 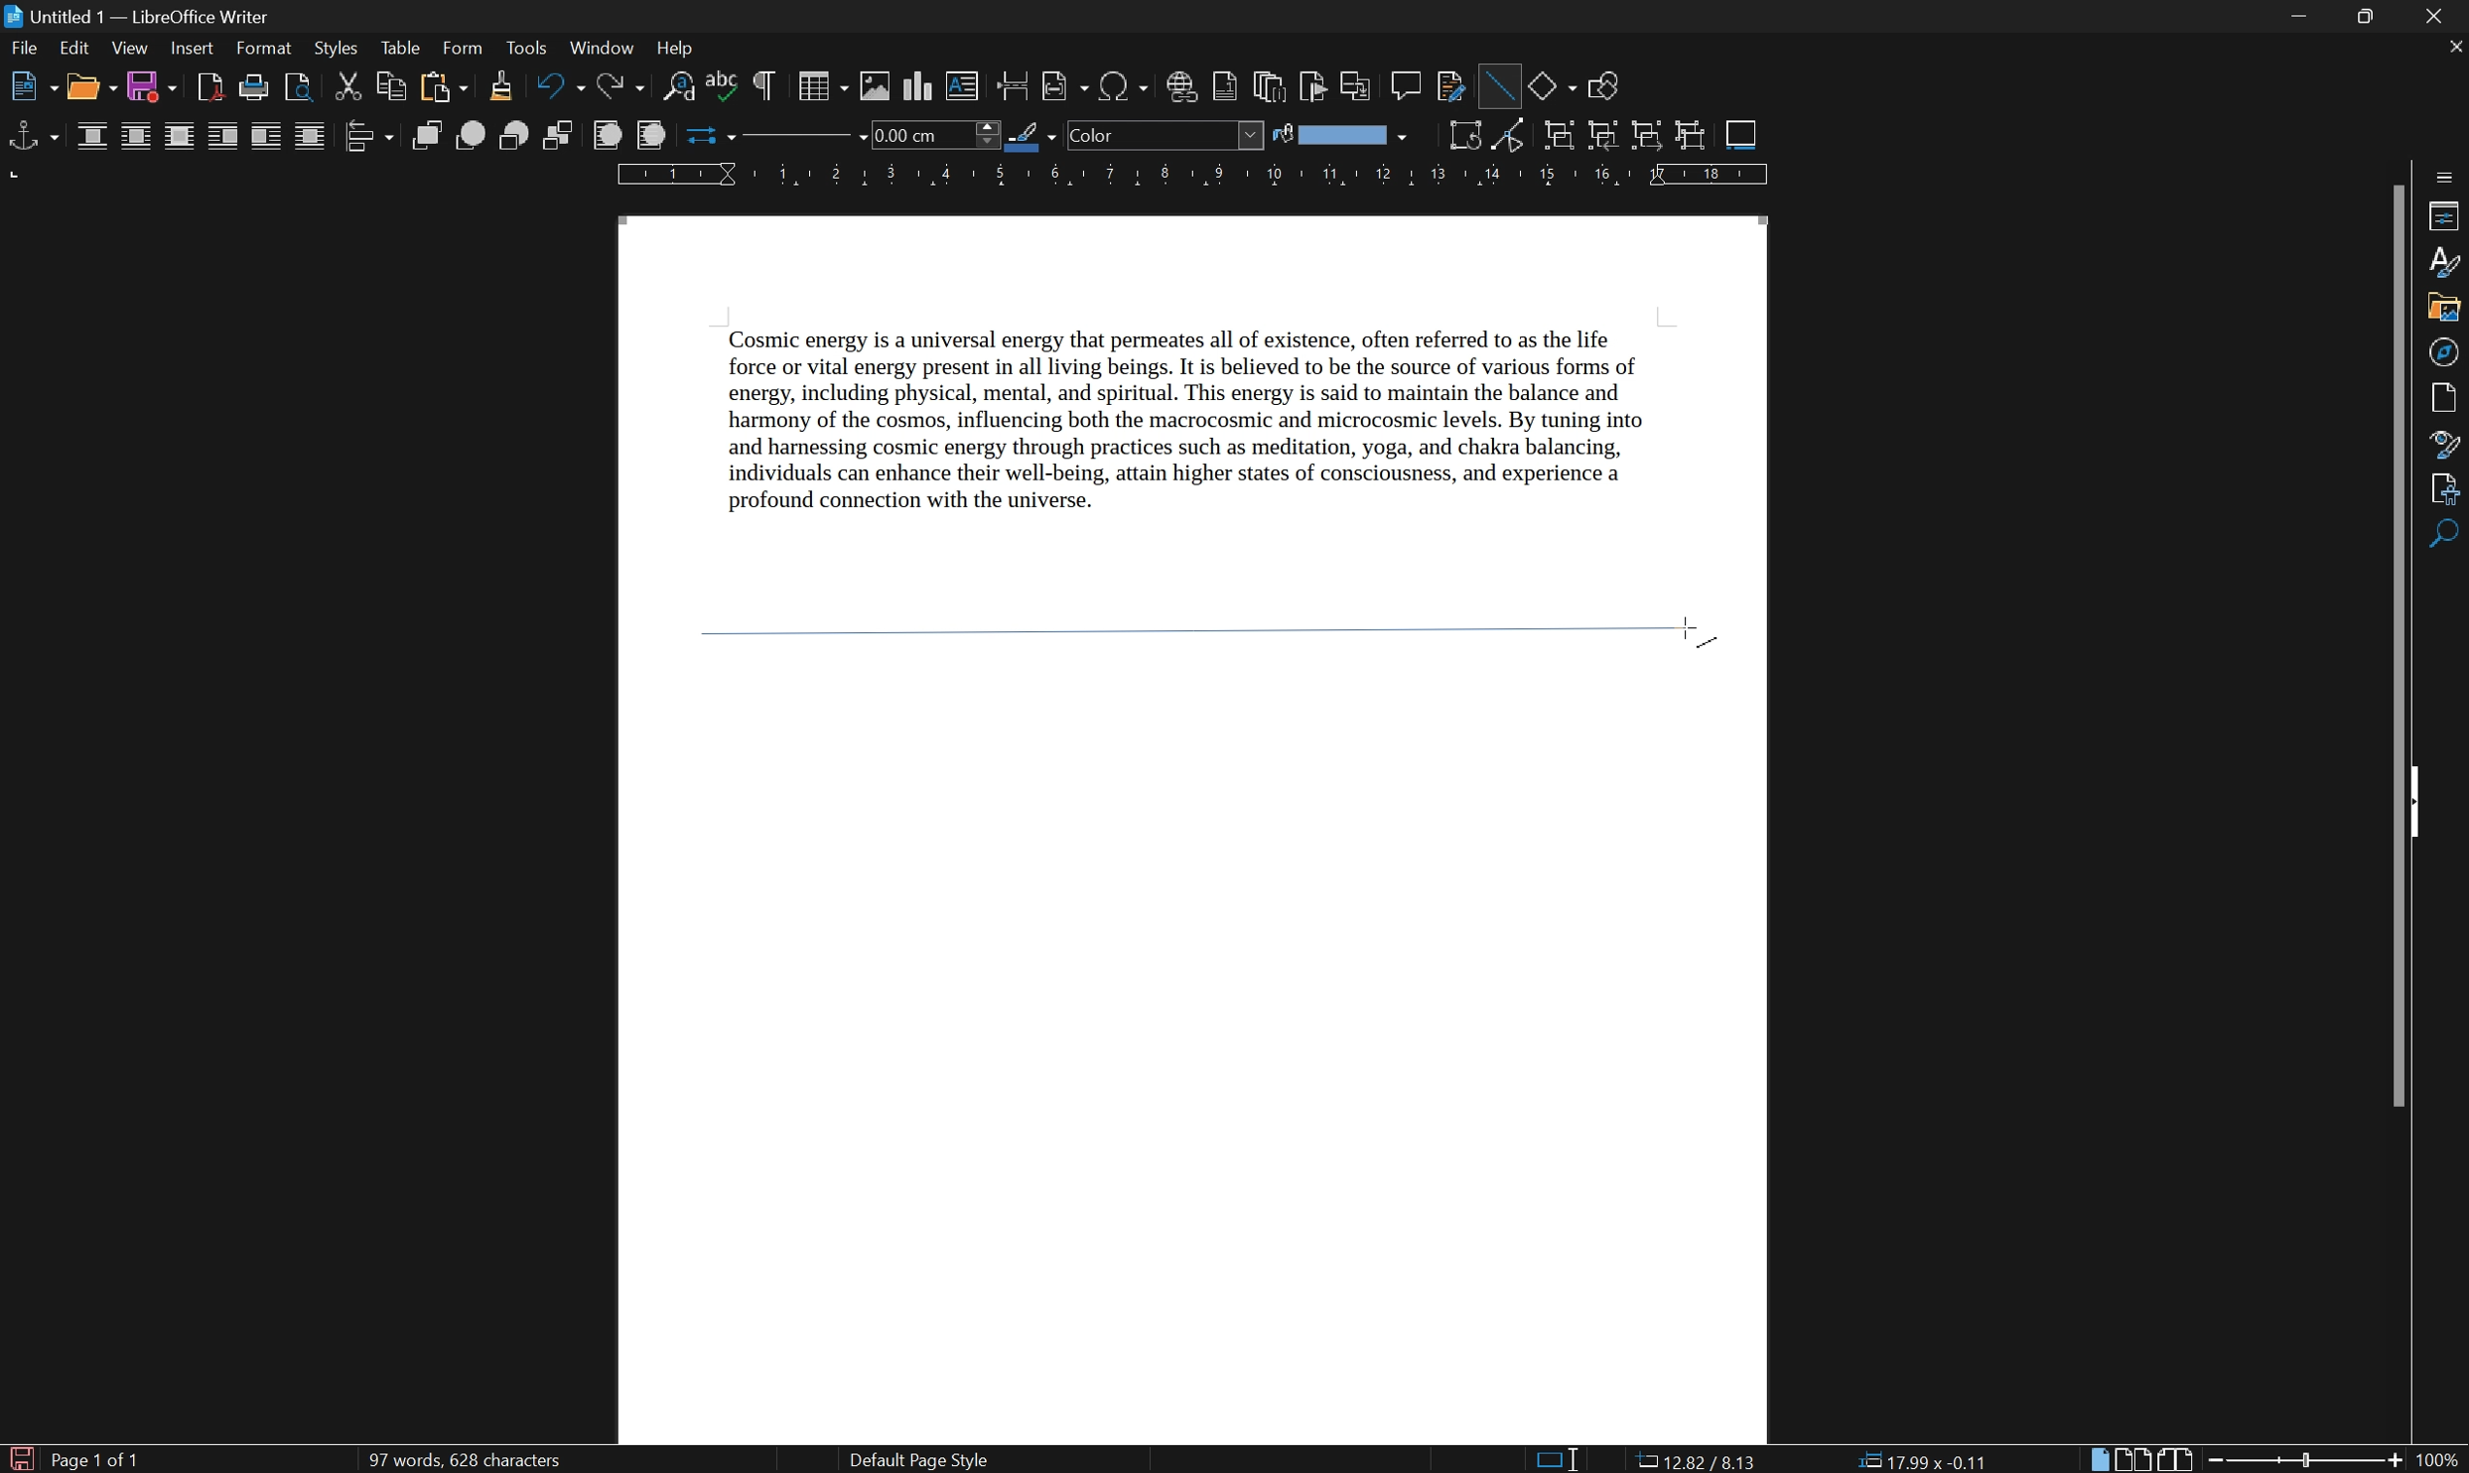 What do you see at coordinates (207, 87) in the screenshot?
I see `export directly as PDF` at bounding box center [207, 87].